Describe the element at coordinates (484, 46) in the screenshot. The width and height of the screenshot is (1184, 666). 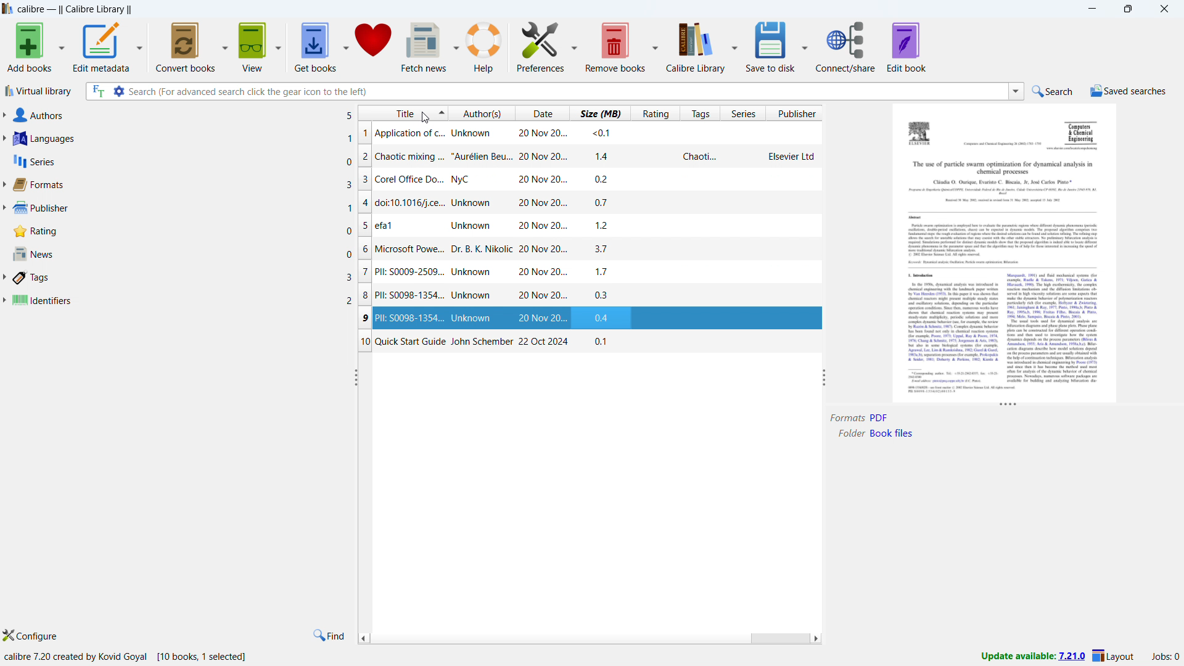
I see `help` at that location.